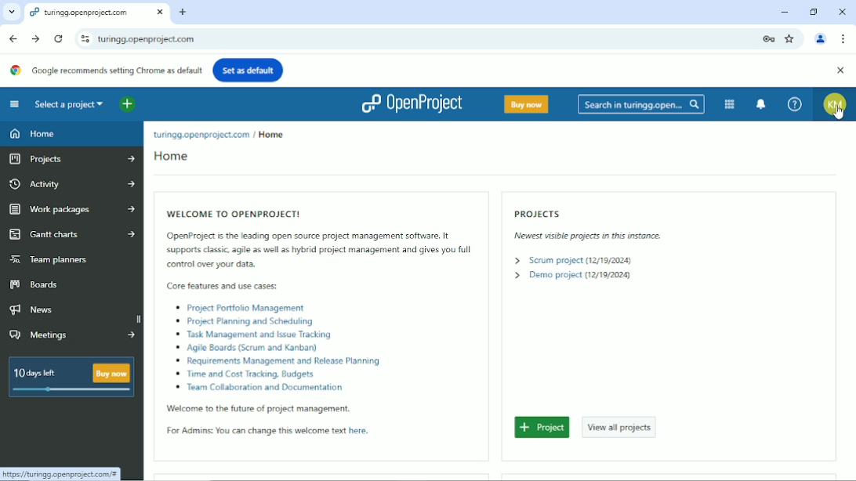  I want to click on Customize and control google chrome, so click(843, 39).